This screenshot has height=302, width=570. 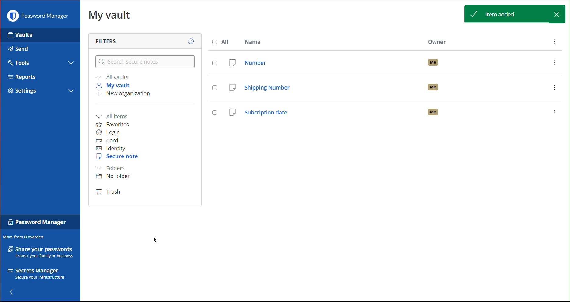 What do you see at coordinates (145, 62) in the screenshot?
I see `Search Bar` at bounding box center [145, 62].